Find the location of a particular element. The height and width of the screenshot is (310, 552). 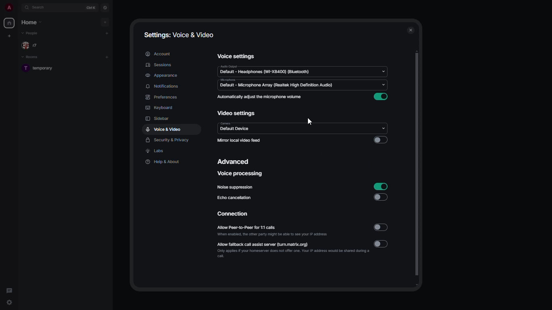

labs is located at coordinates (156, 152).